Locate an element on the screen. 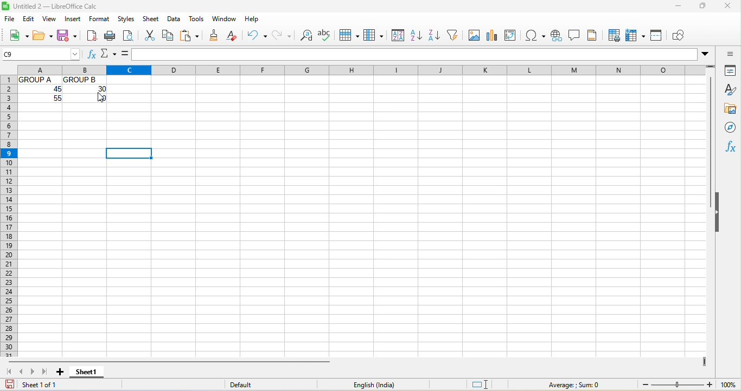  hypelink is located at coordinates (558, 35).